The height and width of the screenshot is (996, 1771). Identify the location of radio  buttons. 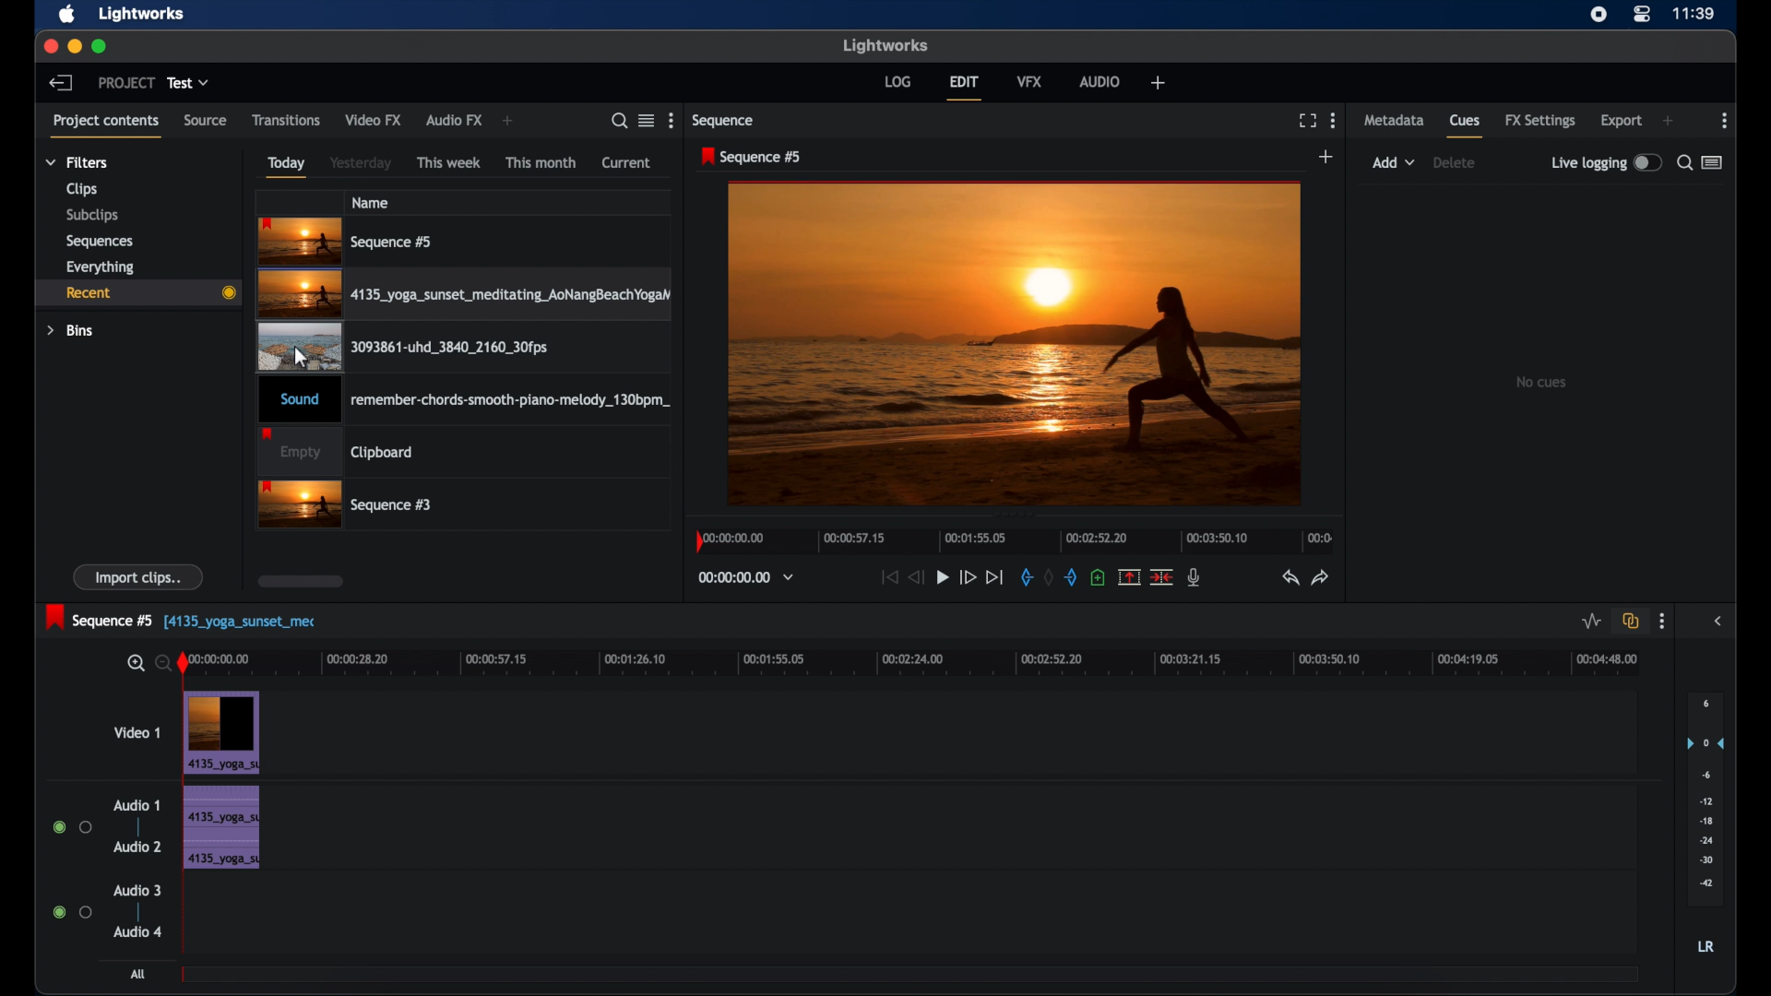
(73, 912).